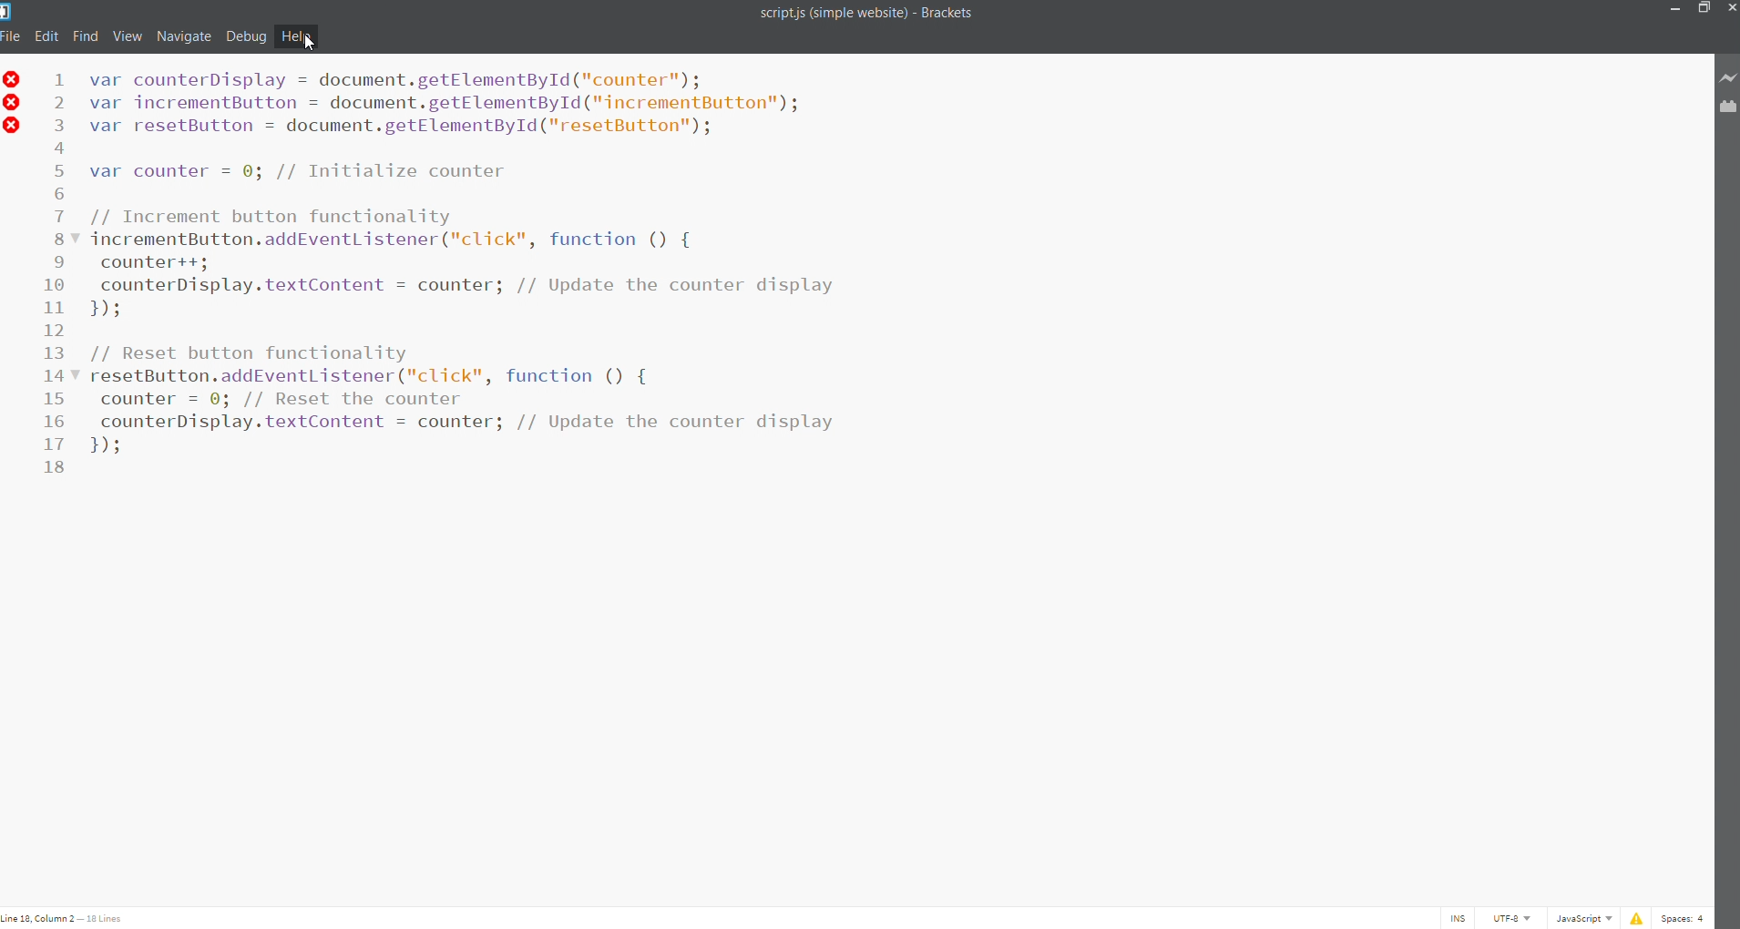 This screenshot has height=929, width=1740. Describe the element at coordinates (246, 36) in the screenshot. I see `debug` at that location.